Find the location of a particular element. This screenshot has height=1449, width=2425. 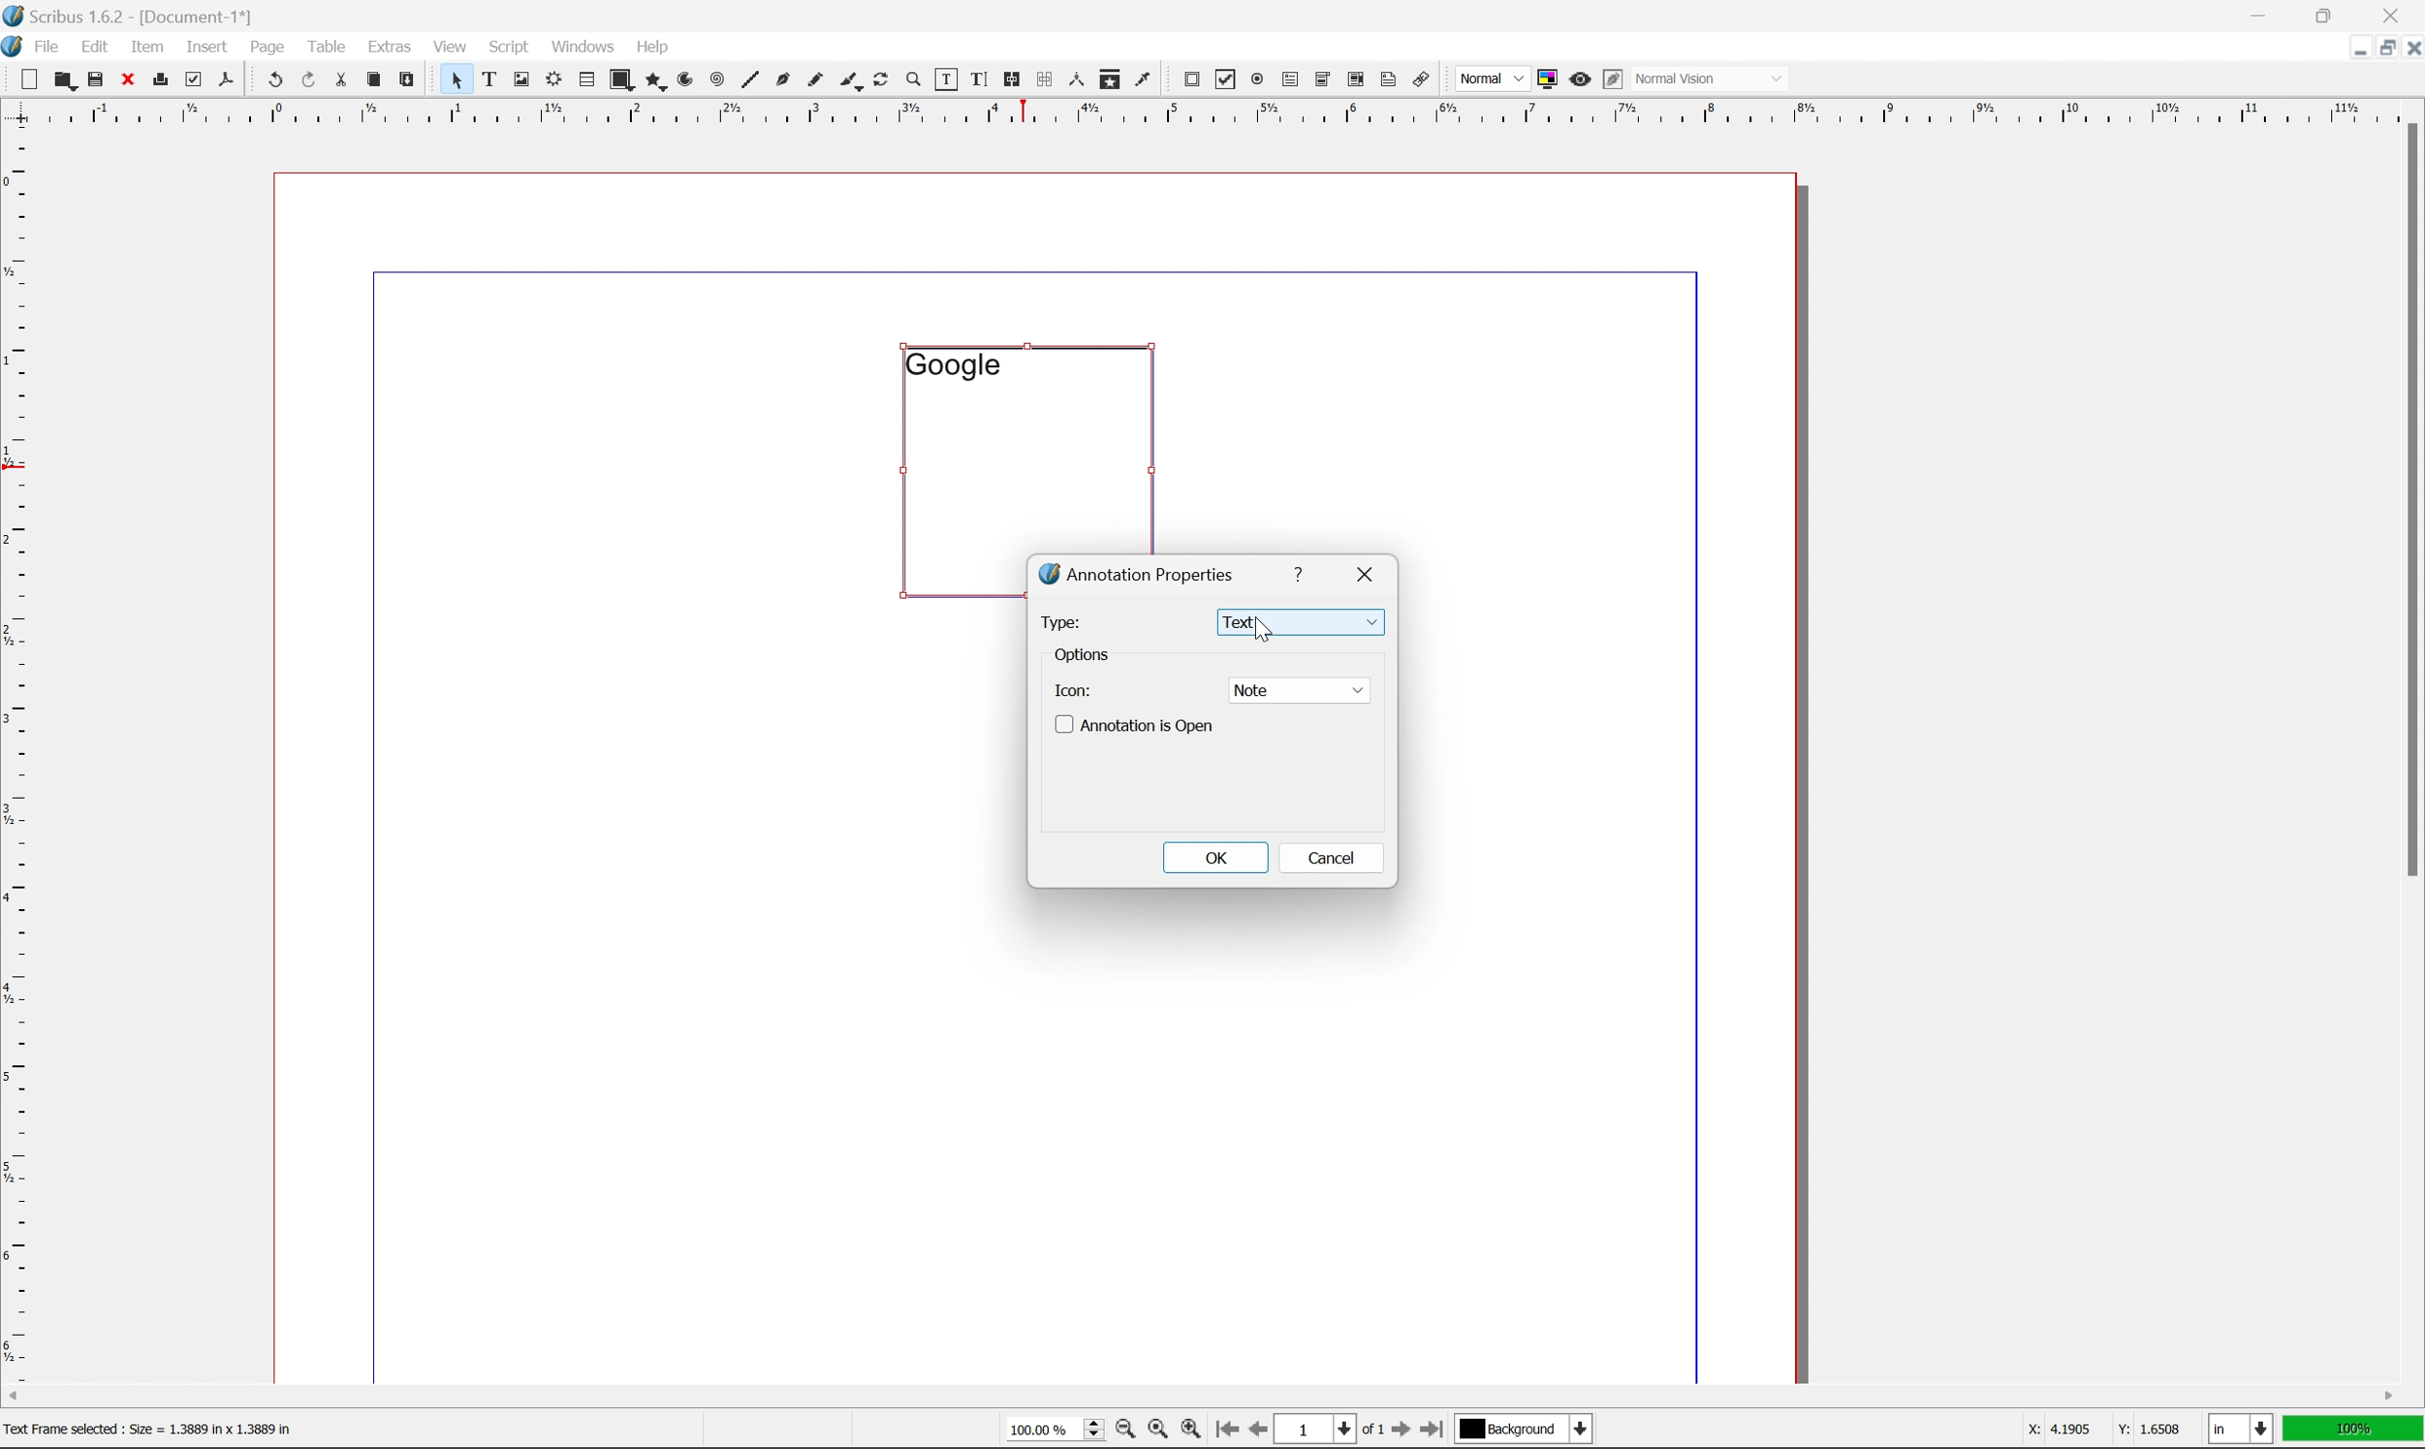

zoom in is located at coordinates (1190, 1430).